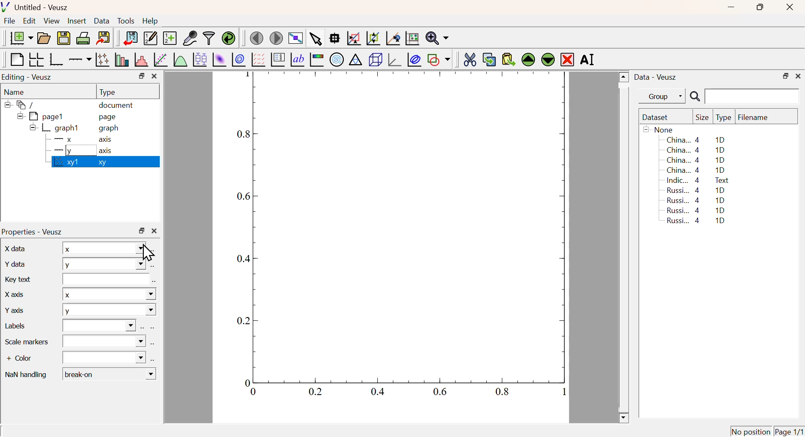 Image resolution: width=805 pixels, height=437 pixels. I want to click on X axis, so click(13, 293).